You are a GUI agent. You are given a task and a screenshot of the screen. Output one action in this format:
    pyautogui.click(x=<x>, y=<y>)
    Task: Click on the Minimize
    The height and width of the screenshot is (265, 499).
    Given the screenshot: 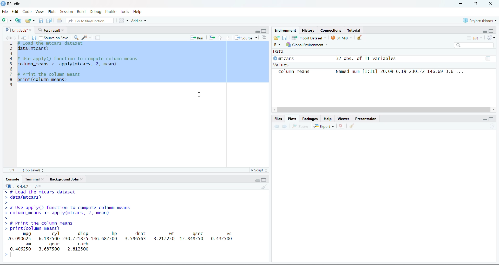 What is the action you would take?
    pyautogui.click(x=256, y=180)
    